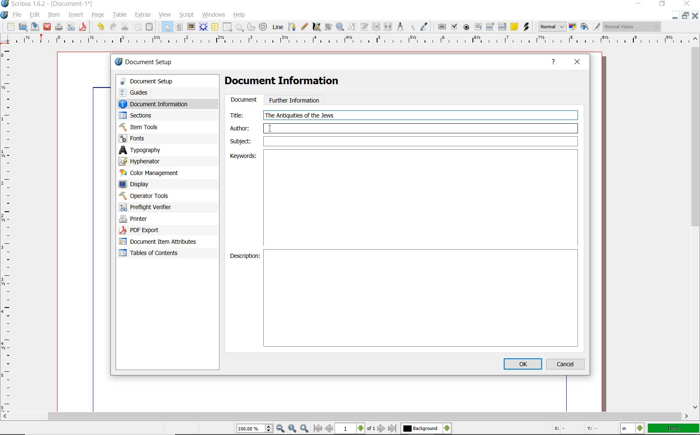 The width and height of the screenshot is (700, 435). I want to click on close, so click(687, 3).